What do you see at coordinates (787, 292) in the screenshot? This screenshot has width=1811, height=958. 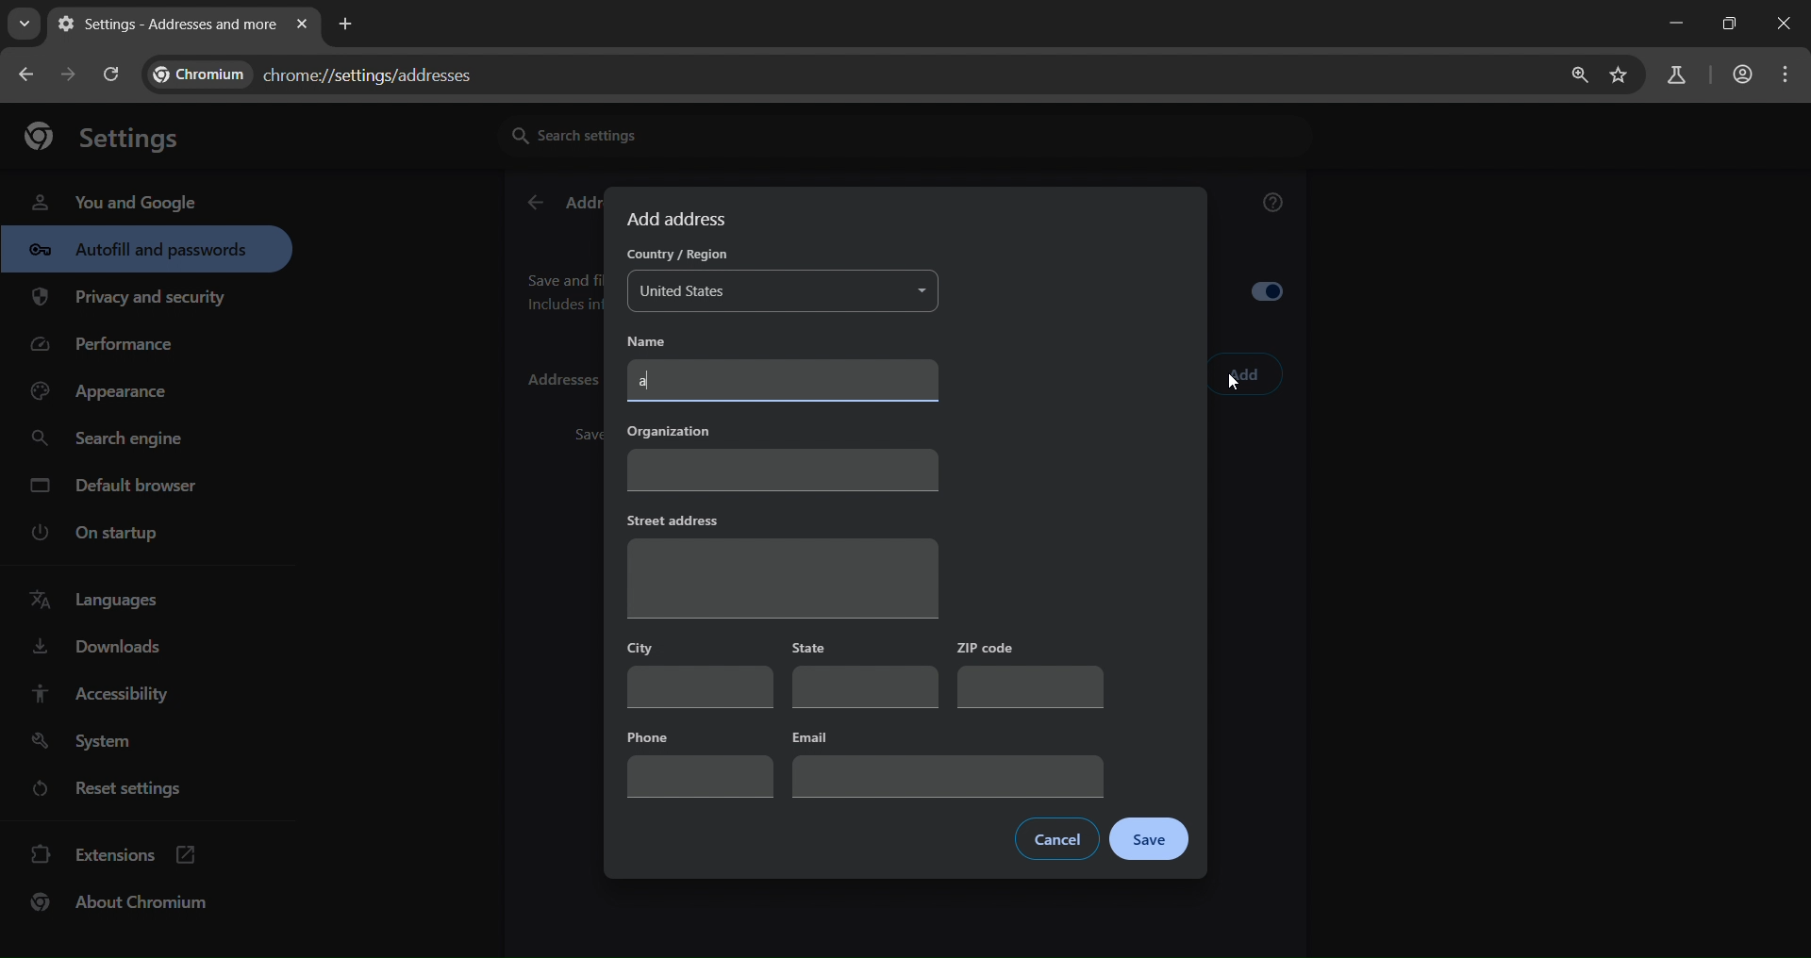 I see `united states` at bounding box center [787, 292].